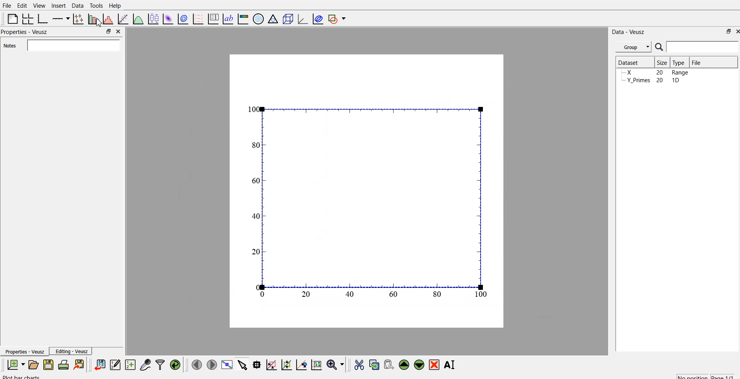 This screenshot has width=740, height=379. What do you see at coordinates (48, 365) in the screenshot?
I see `save a document` at bounding box center [48, 365].